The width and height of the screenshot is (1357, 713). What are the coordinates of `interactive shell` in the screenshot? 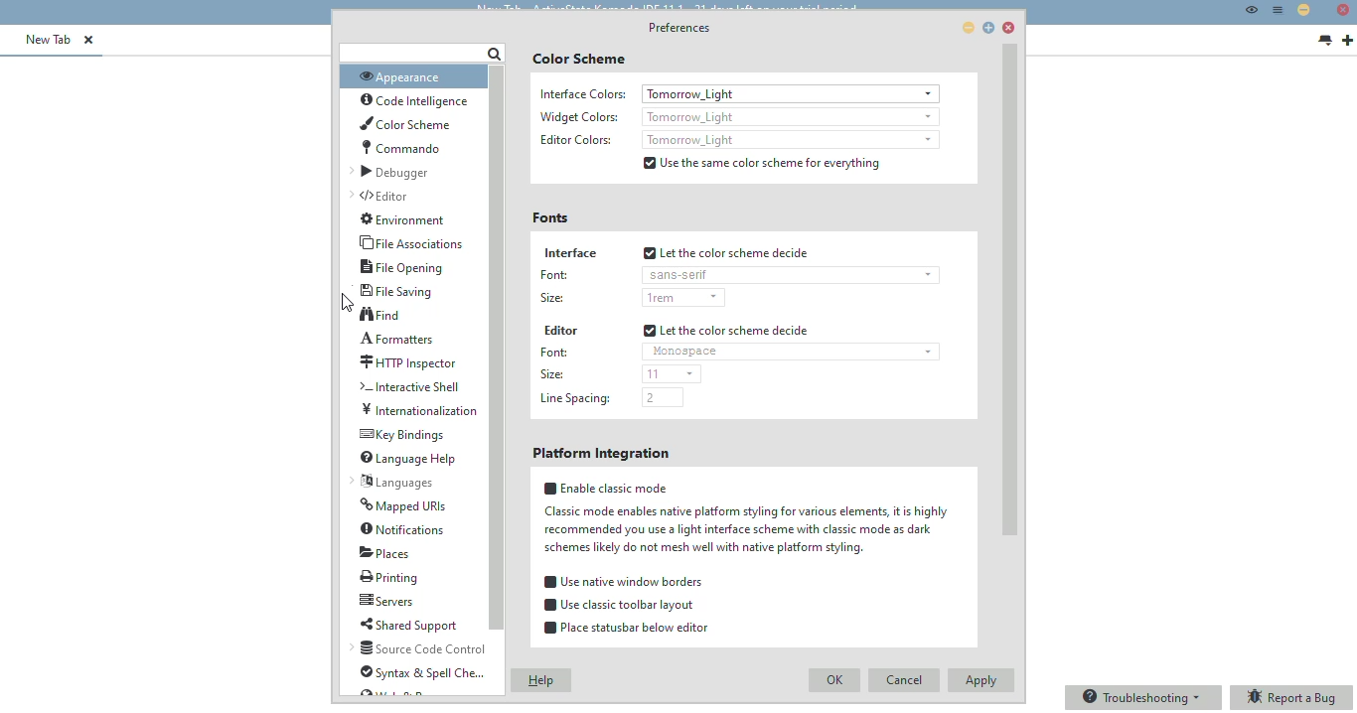 It's located at (407, 387).